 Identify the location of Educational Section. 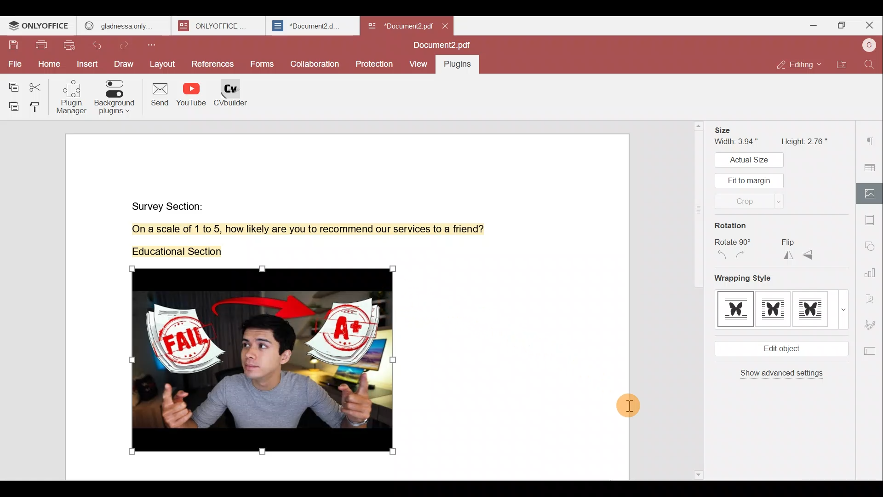
(173, 254).